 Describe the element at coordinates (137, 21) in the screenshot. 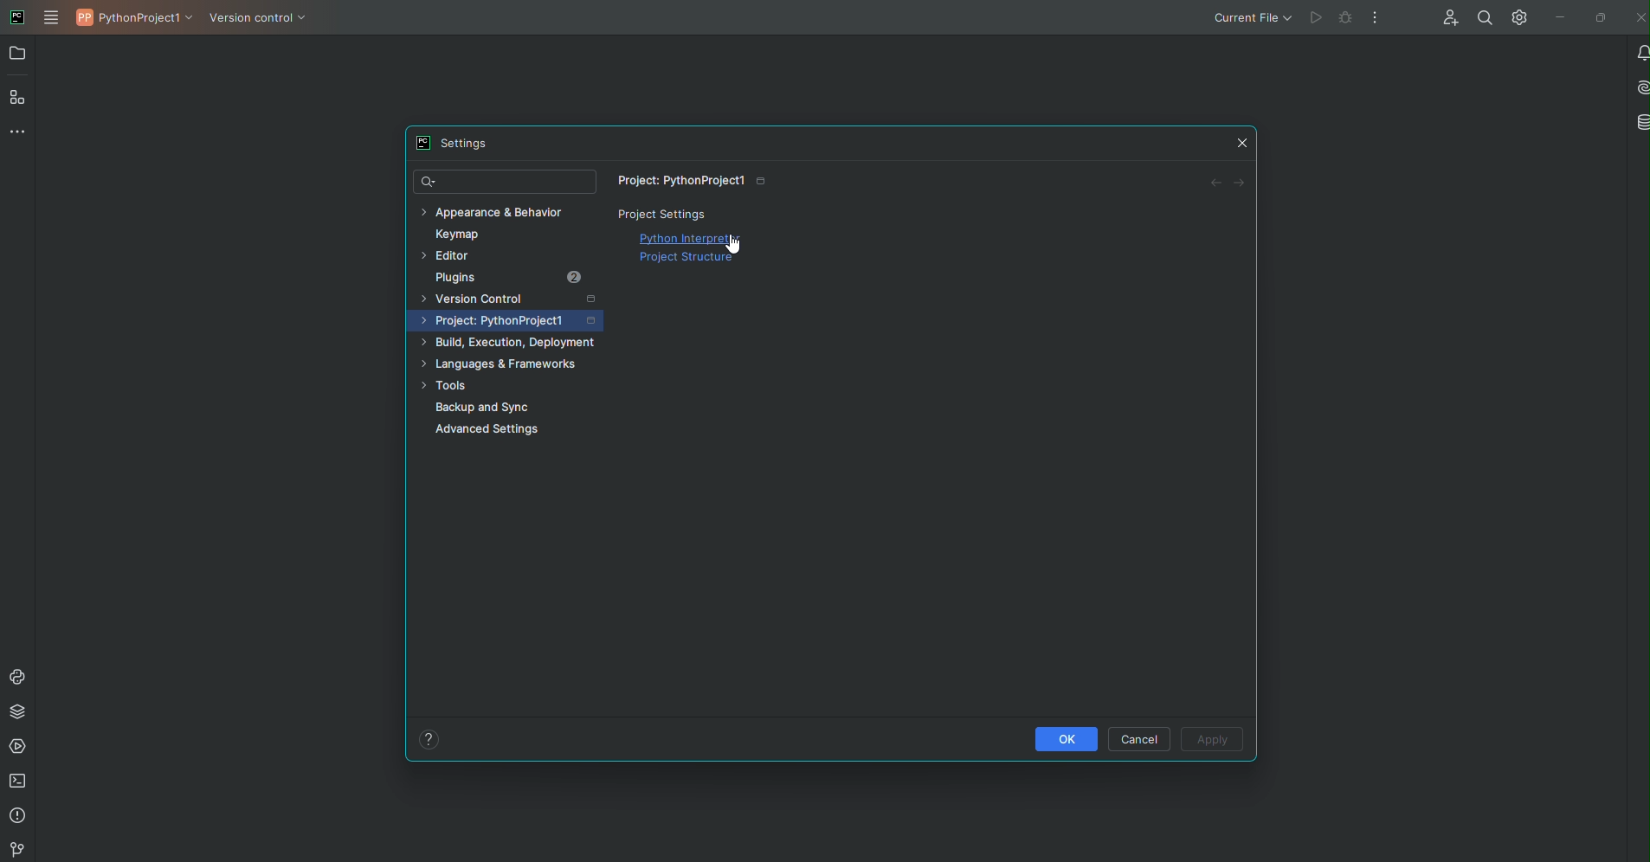

I see `PythonProject1` at that location.